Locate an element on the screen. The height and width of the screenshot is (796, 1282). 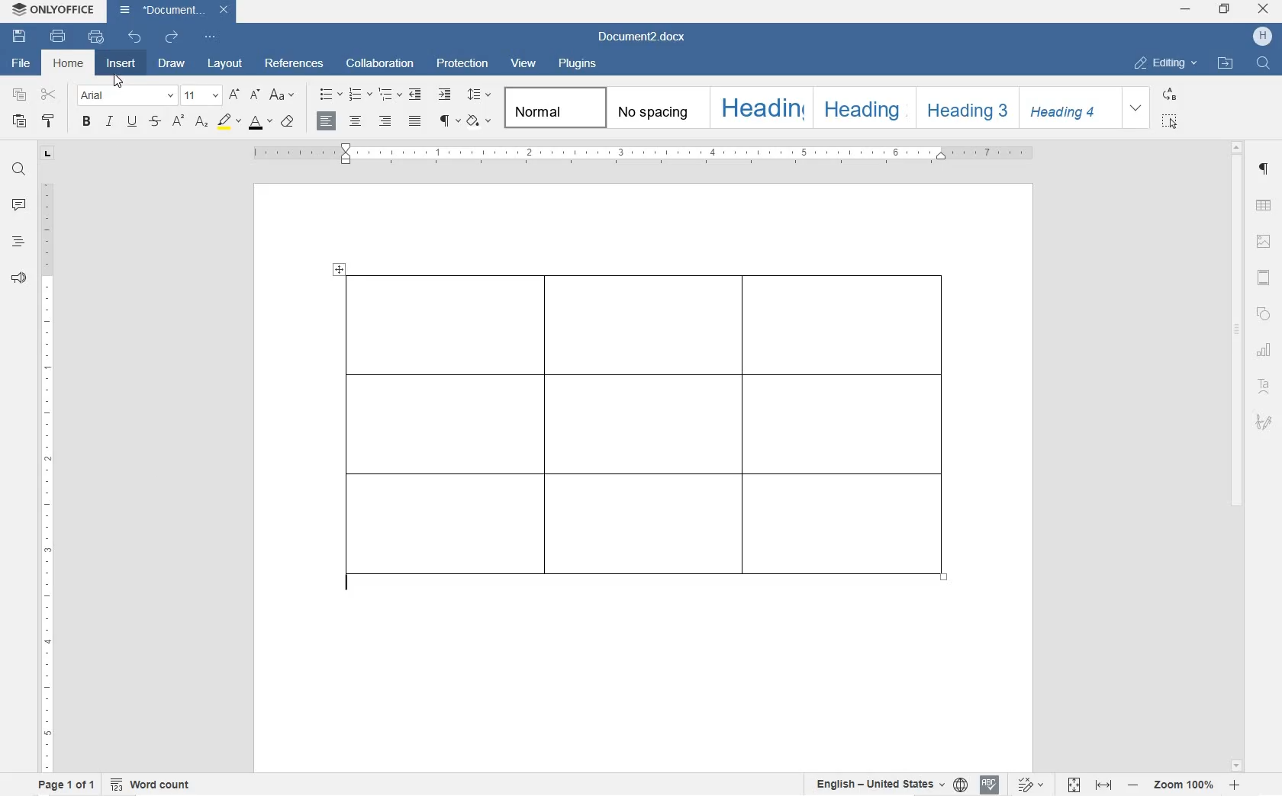
references is located at coordinates (294, 63).